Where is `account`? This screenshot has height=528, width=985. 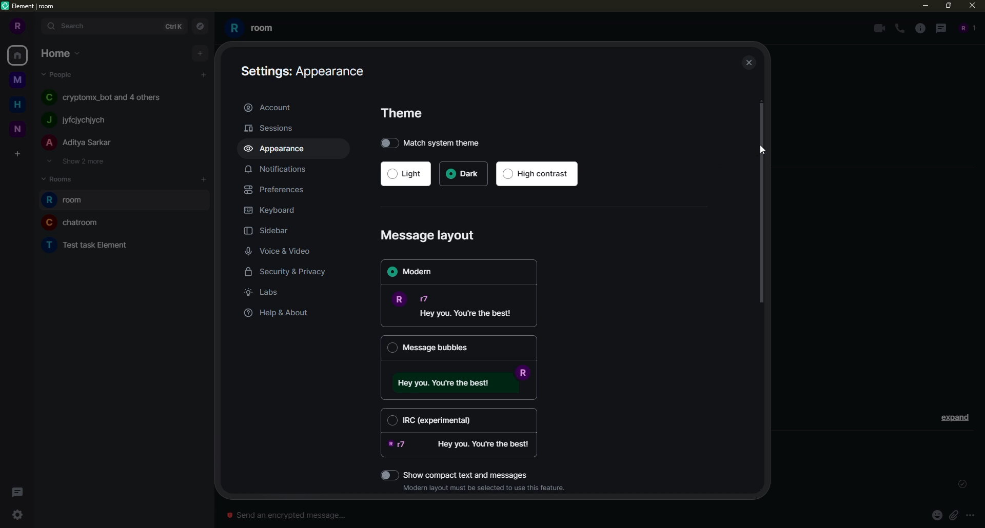
account is located at coordinates (271, 107).